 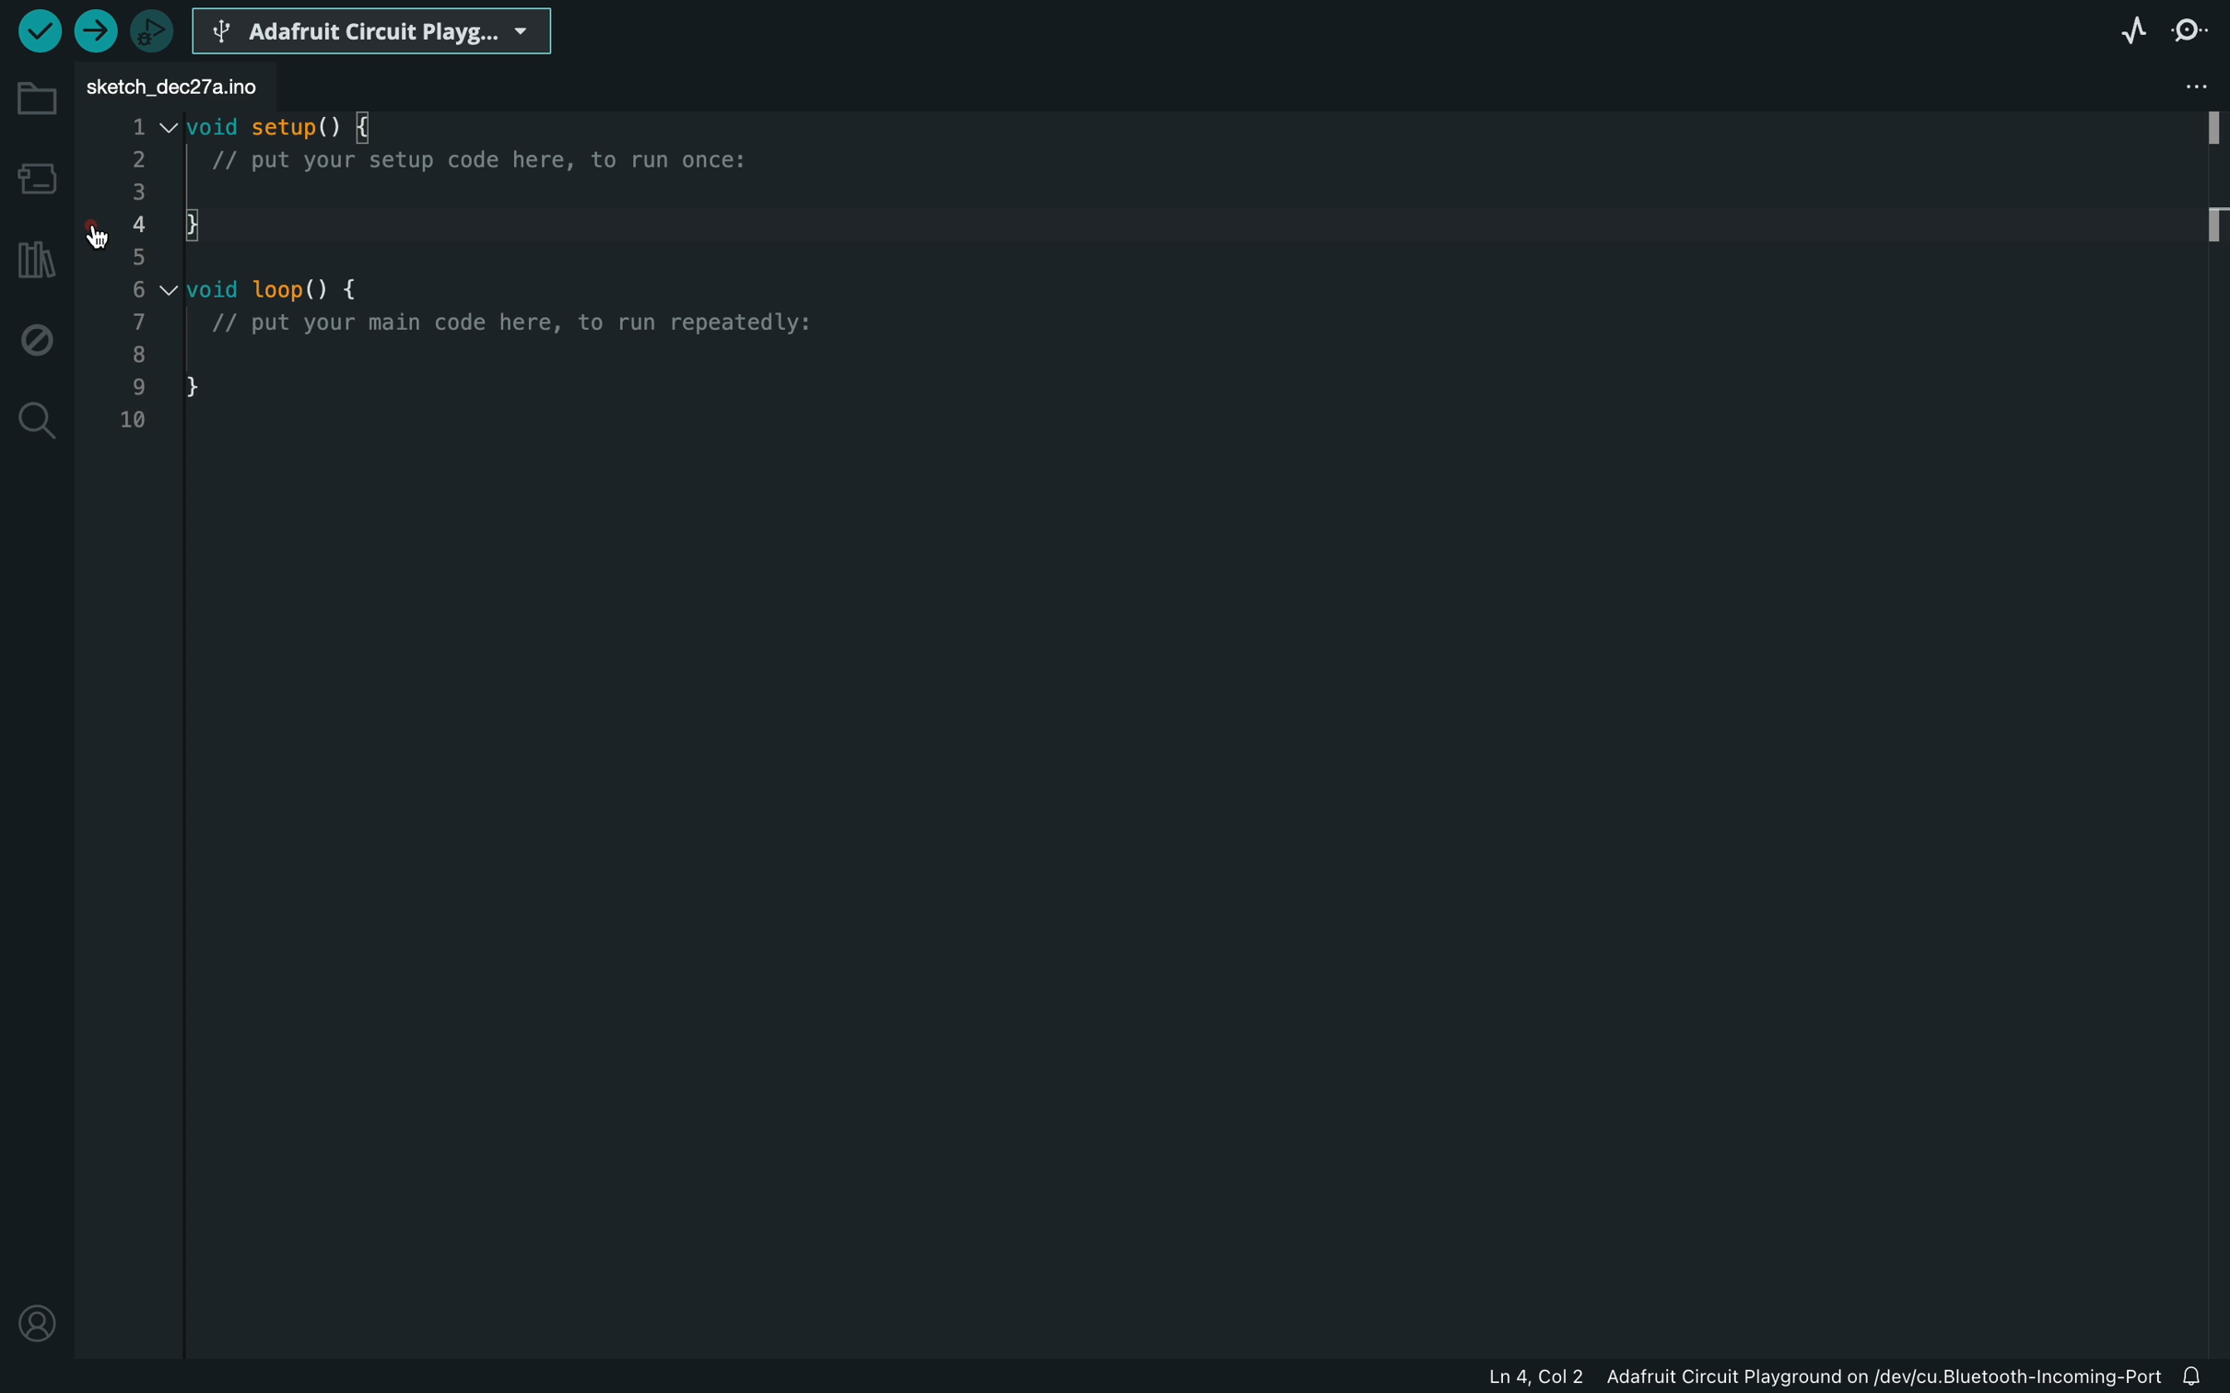 I want to click on board manager, so click(x=35, y=178).